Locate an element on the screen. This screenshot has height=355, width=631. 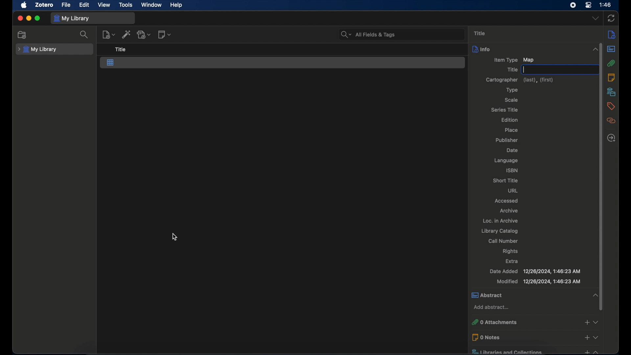
text cursor is located at coordinates (524, 70).